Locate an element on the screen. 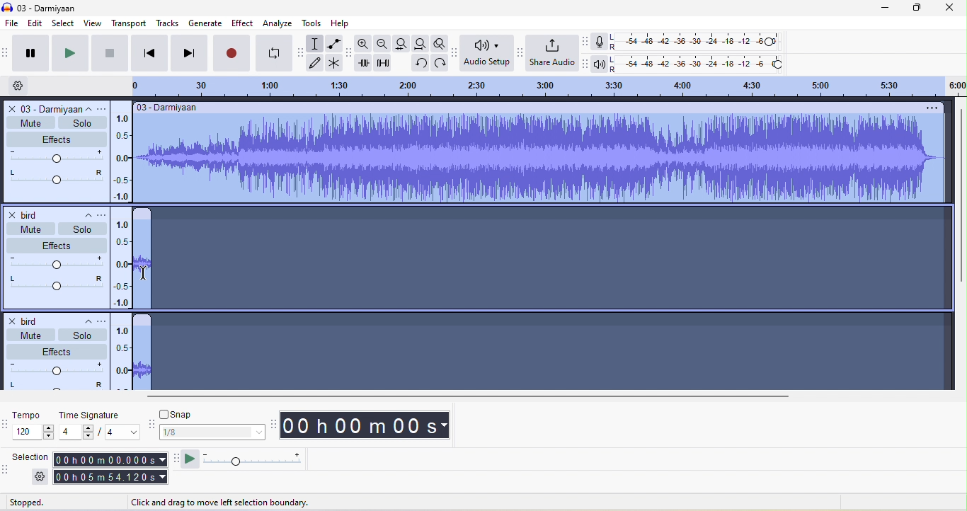  value is located at coordinates (78, 433).